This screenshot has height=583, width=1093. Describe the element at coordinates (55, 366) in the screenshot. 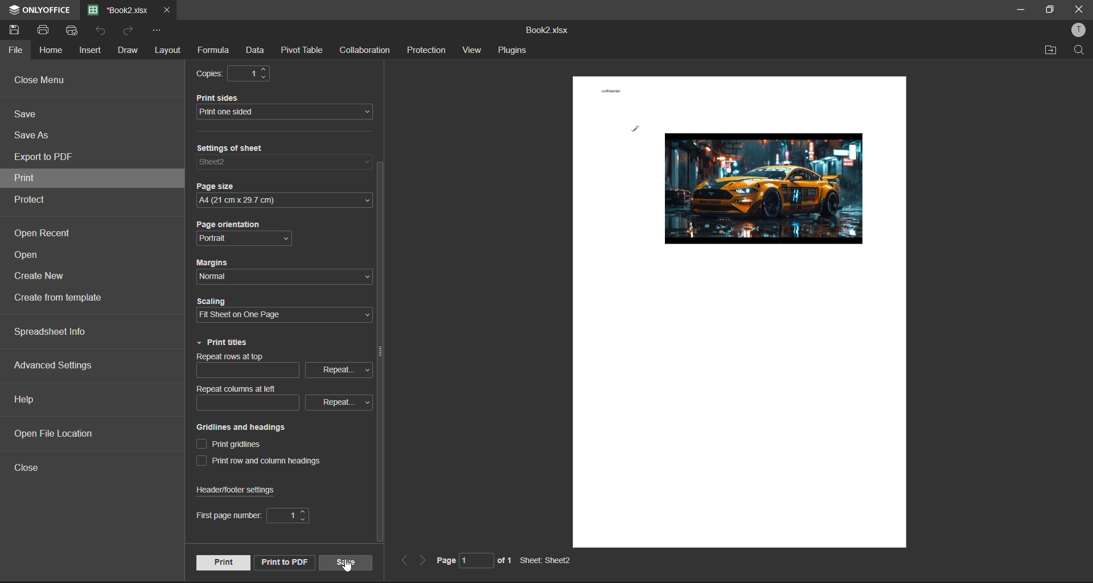

I see `advanced settings` at that location.